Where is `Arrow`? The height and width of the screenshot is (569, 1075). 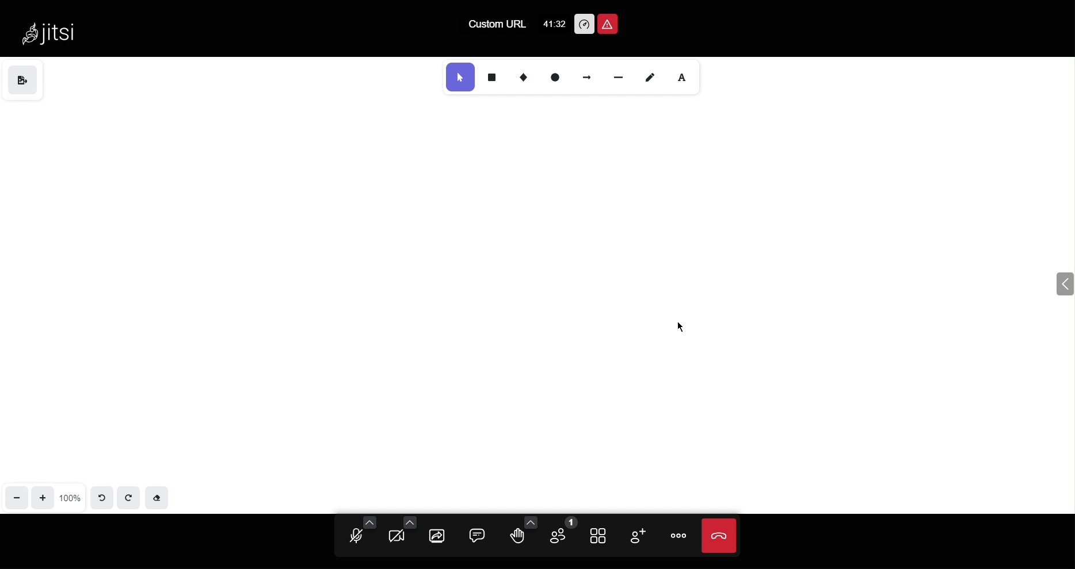 Arrow is located at coordinates (588, 77).